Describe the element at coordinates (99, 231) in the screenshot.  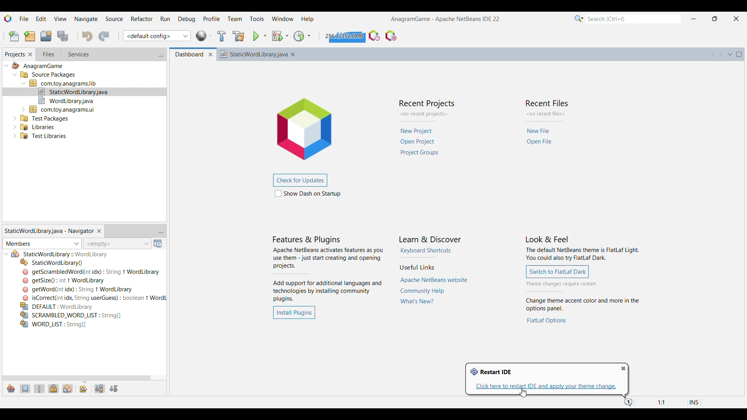
I see `Close current selection` at that location.